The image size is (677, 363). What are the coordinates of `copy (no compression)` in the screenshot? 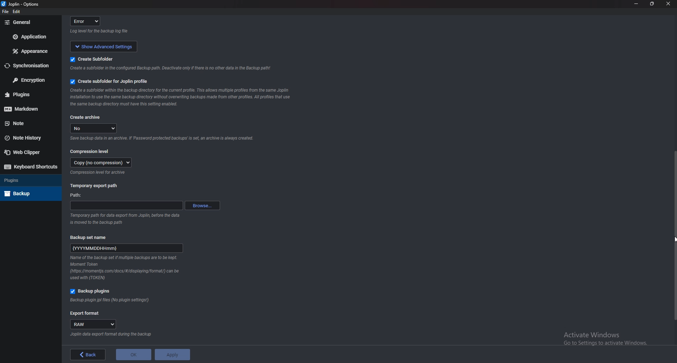 It's located at (101, 162).